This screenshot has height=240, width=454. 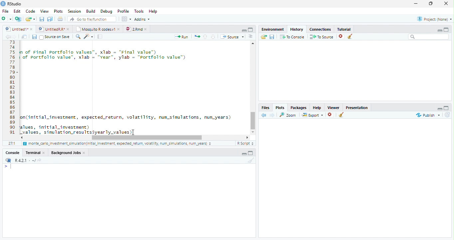 I want to click on Maximize, so click(x=432, y=4).